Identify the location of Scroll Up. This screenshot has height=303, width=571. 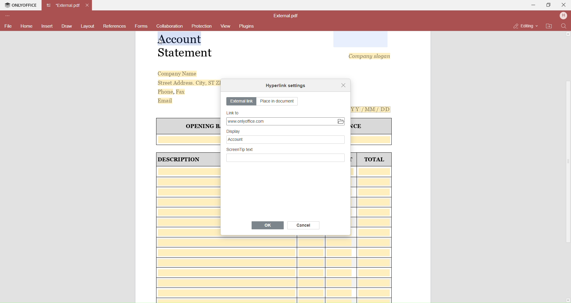
(568, 34).